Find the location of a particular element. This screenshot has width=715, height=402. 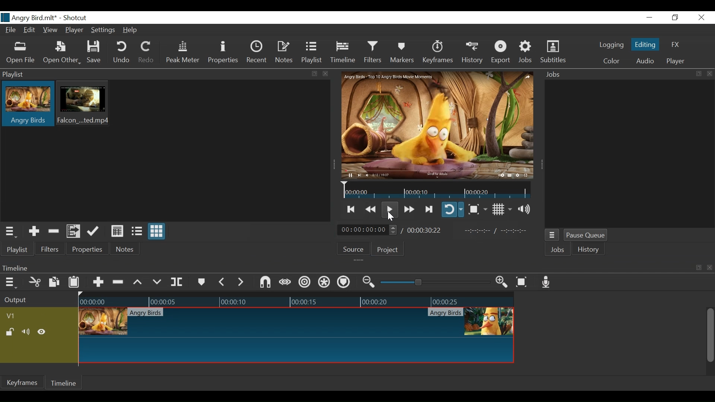

Open Other is located at coordinates (62, 52).